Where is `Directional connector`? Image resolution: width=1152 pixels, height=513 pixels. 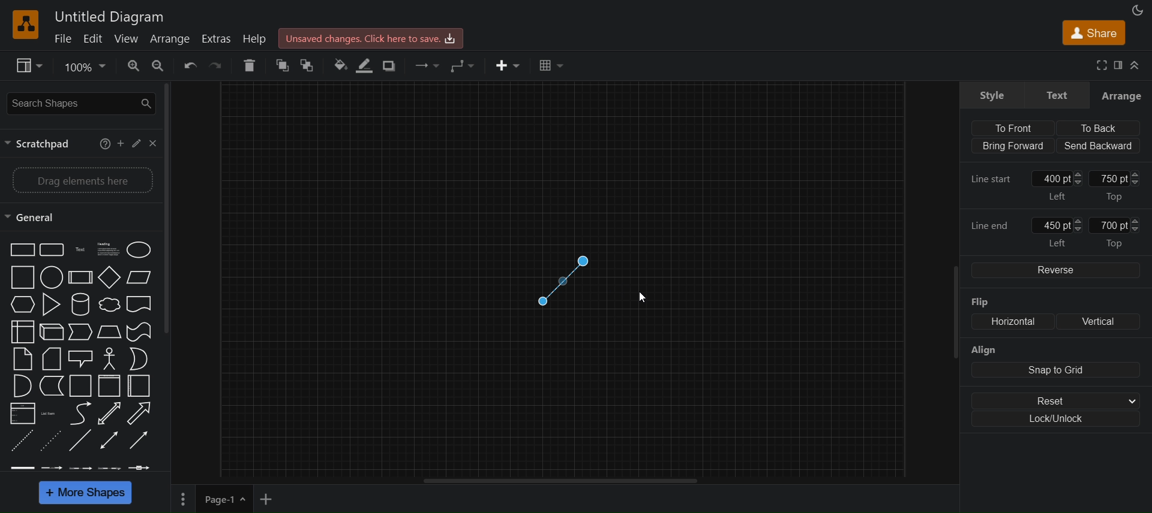
Directional connector is located at coordinates (140, 442).